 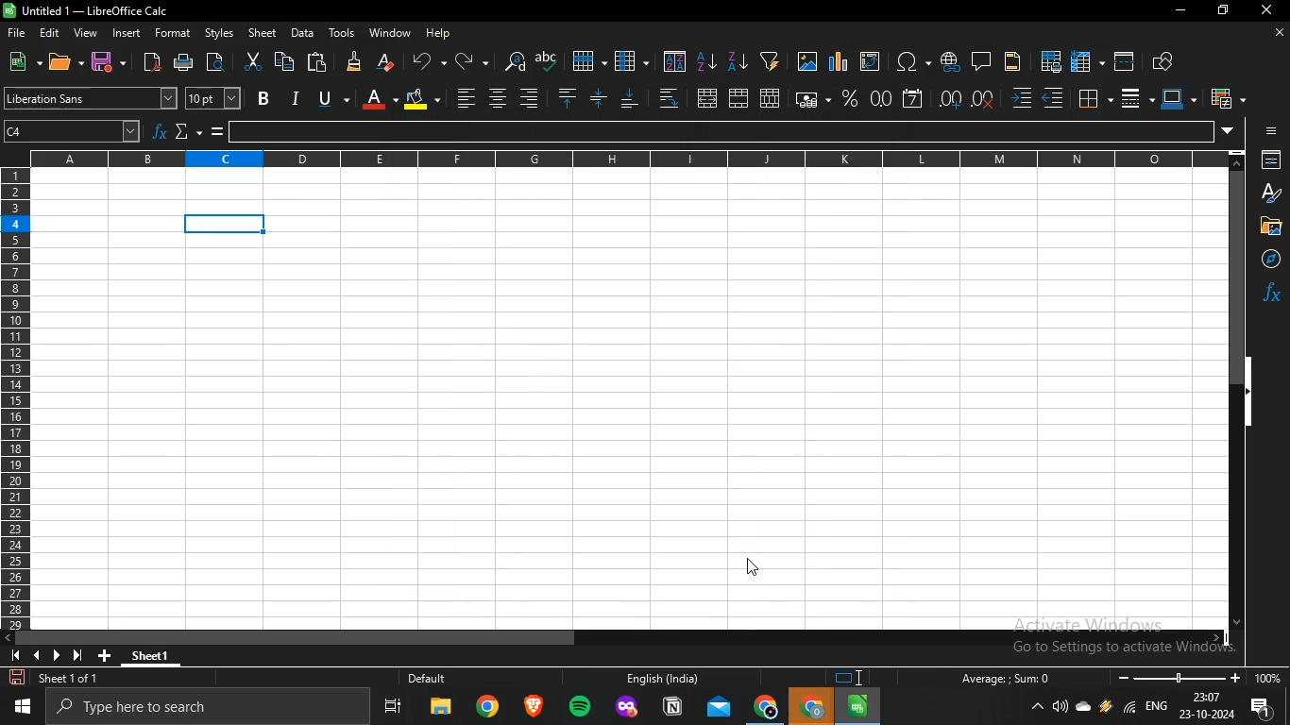 What do you see at coordinates (1237, 398) in the screenshot?
I see `scrollbar` at bounding box center [1237, 398].